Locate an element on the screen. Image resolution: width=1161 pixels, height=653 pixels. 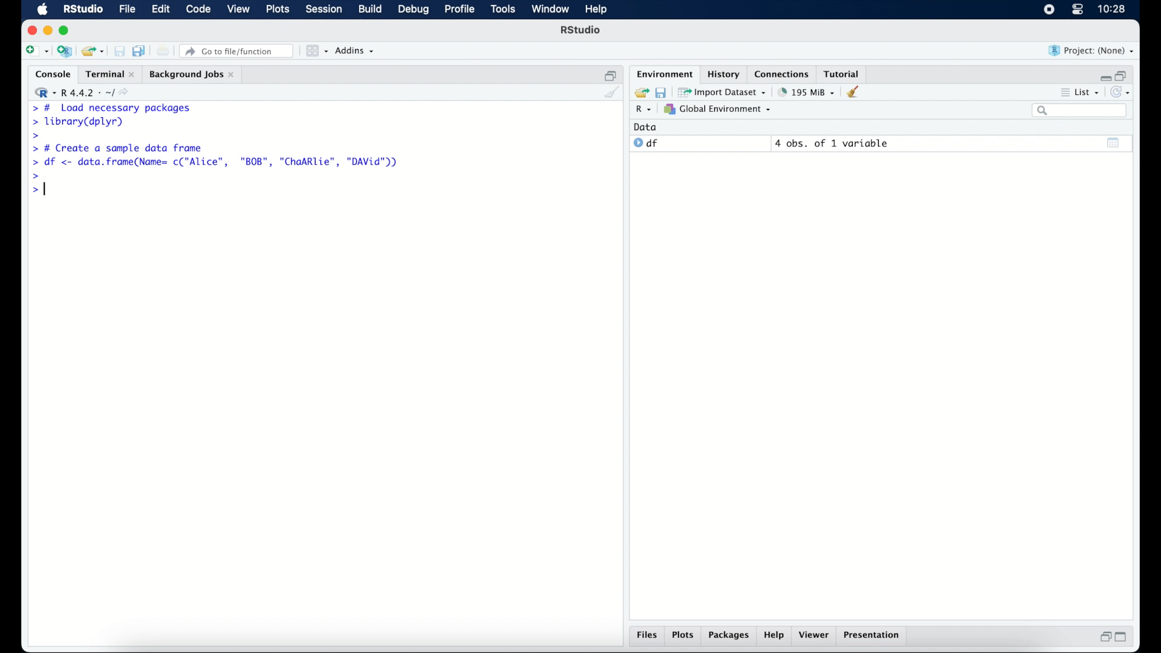
load workspace is located at coordinates (640, 91).